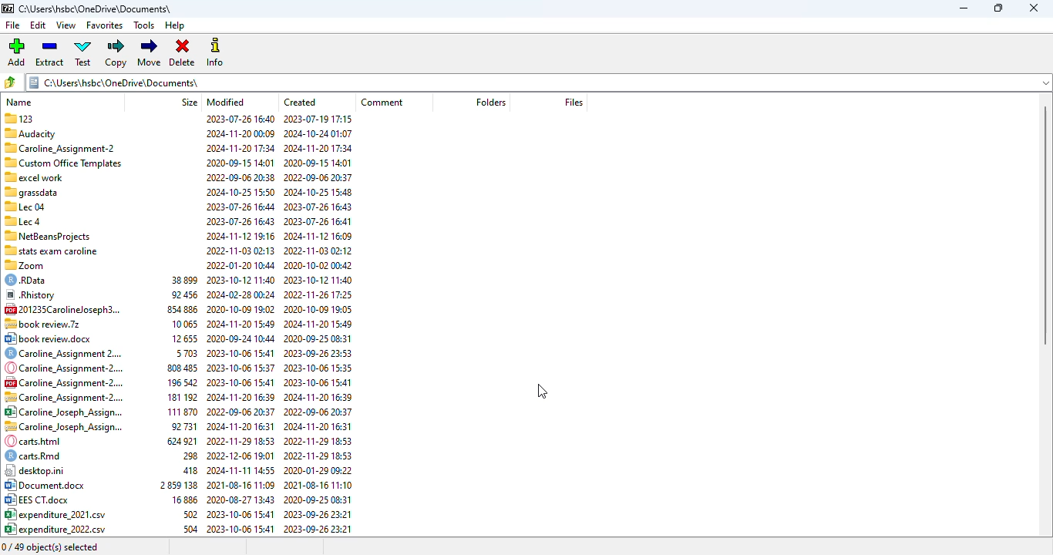  What do you see at coordinates (177, 206) in the screenshot?
I see `| ®lleca 2023-07-26 16:43 2023-07-26 16:41` at bounding box center [177, 206].